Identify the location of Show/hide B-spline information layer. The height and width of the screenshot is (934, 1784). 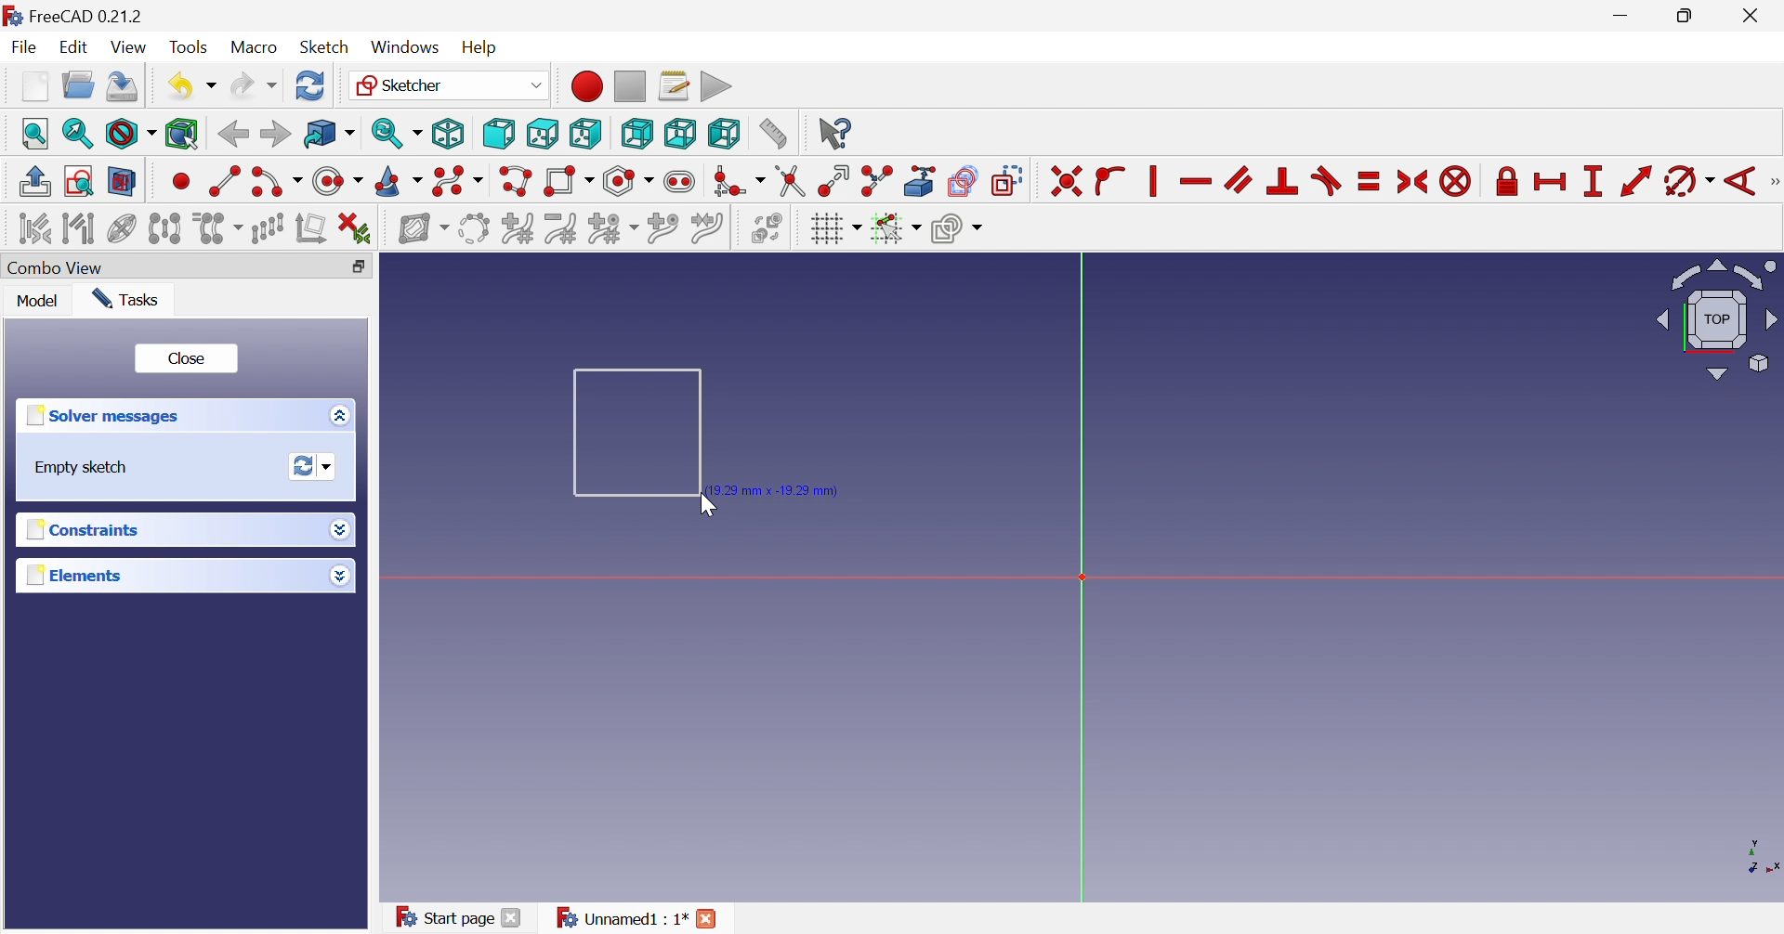
(424, 228).